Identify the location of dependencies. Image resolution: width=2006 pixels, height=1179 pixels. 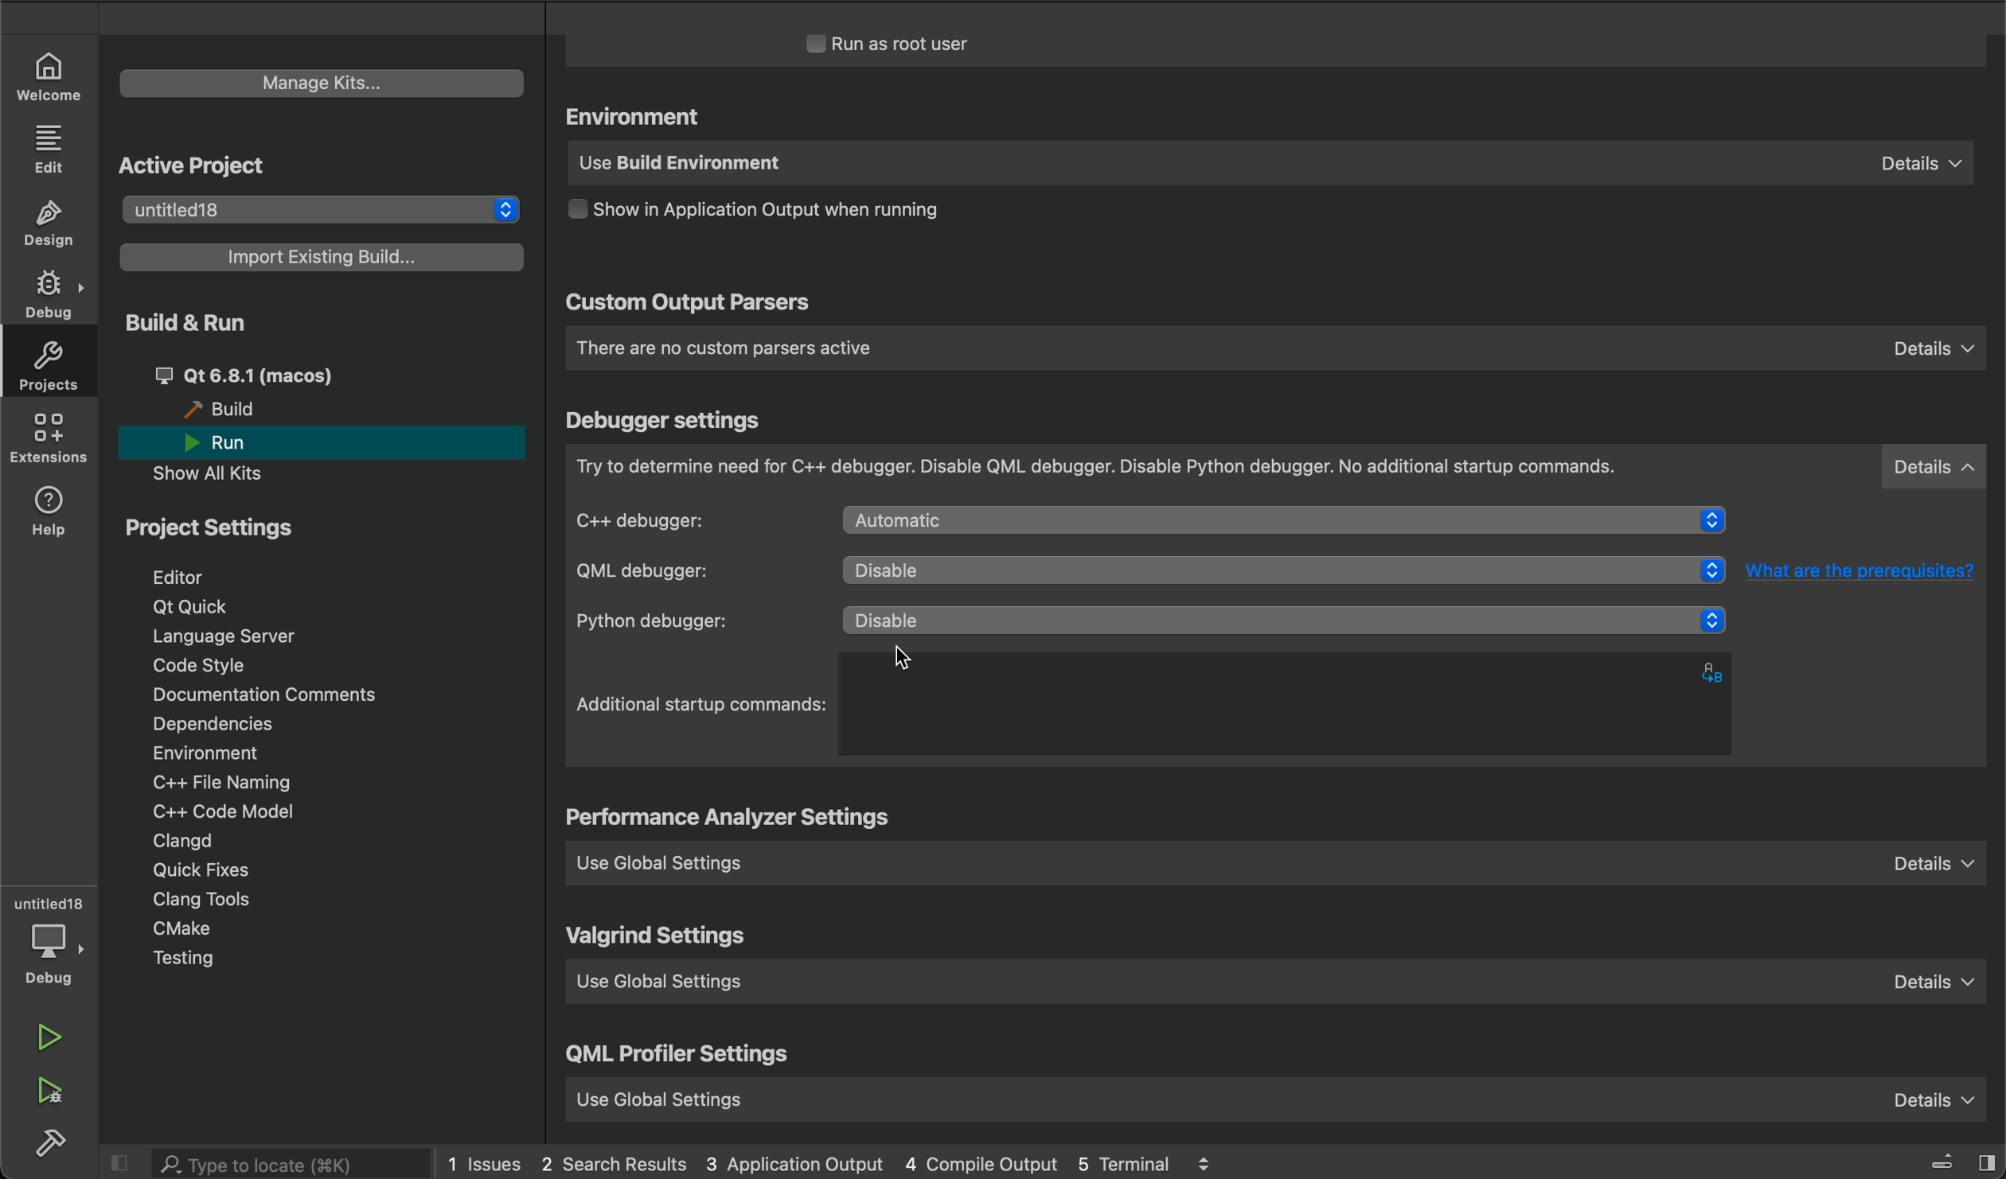
(211, 723).